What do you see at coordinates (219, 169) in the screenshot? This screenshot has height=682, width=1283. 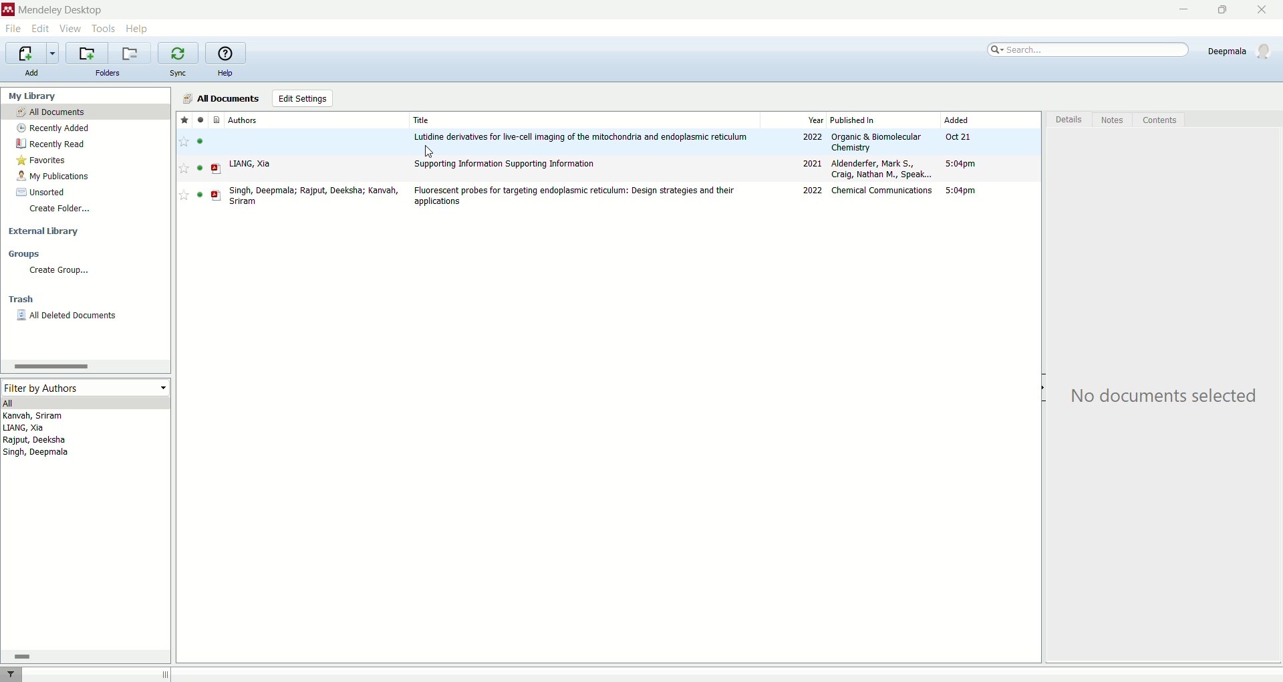 I see `PDF` at bounding box center [219, 169].